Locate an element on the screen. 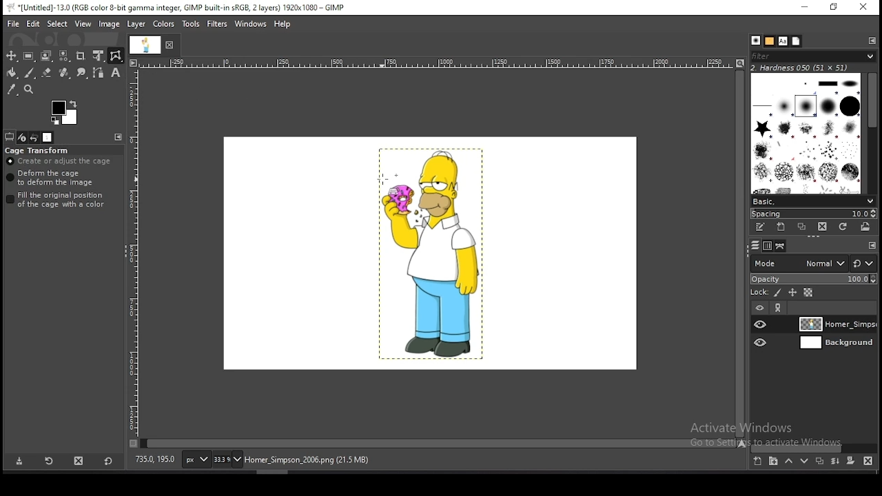 This screenshot has width=882, height=496. move layer one step up is located at coordinates (789, 463).